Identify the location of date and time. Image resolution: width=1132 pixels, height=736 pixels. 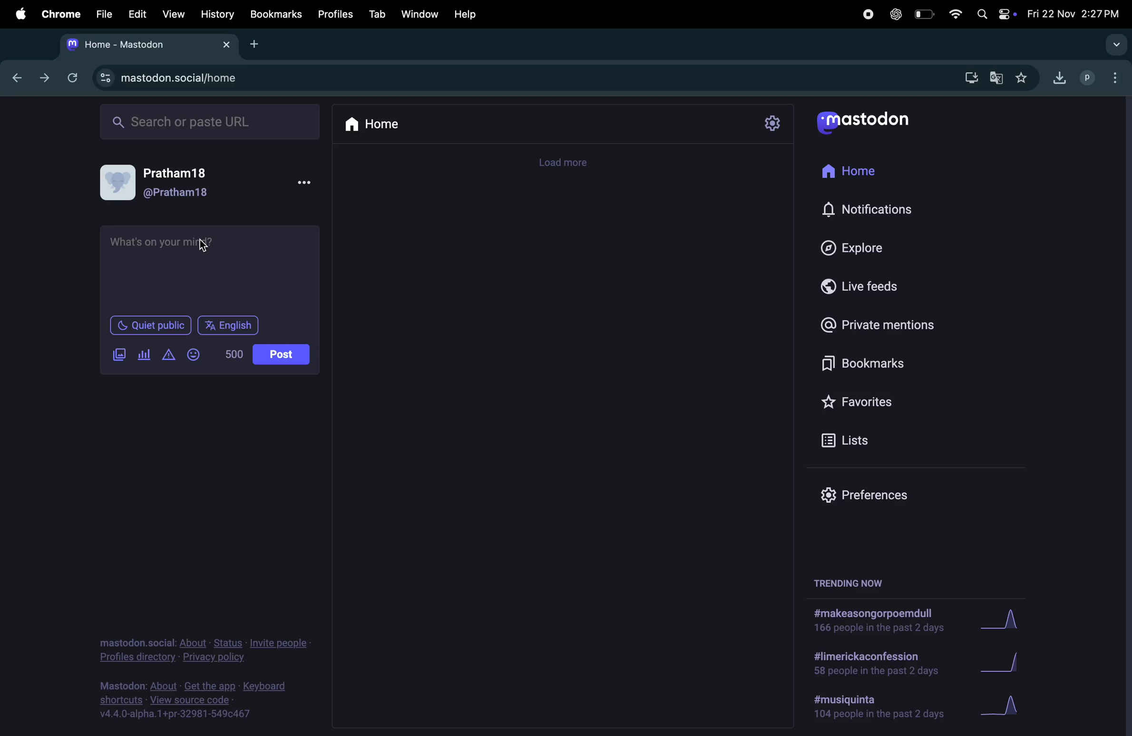
(1073, 13).